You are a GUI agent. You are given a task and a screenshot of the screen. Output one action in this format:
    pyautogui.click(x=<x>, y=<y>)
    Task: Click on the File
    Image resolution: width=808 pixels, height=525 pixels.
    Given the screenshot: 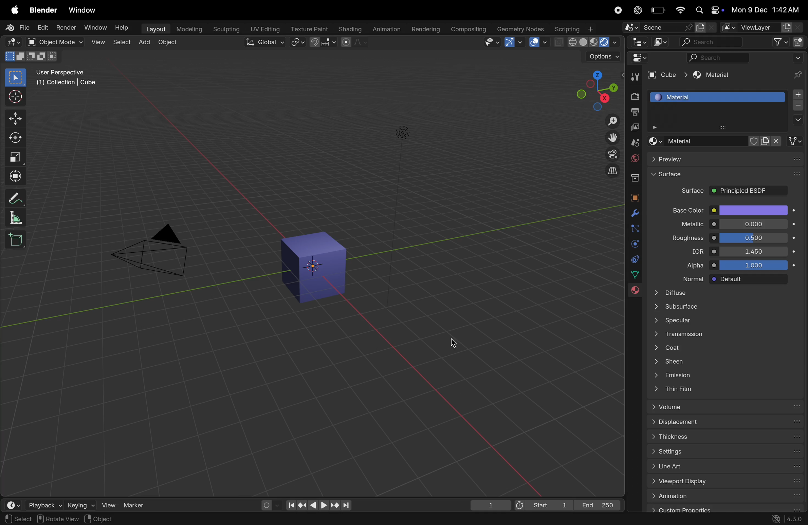 What is the action you would take?
    pyautogui.click(x=19, y=27)
    